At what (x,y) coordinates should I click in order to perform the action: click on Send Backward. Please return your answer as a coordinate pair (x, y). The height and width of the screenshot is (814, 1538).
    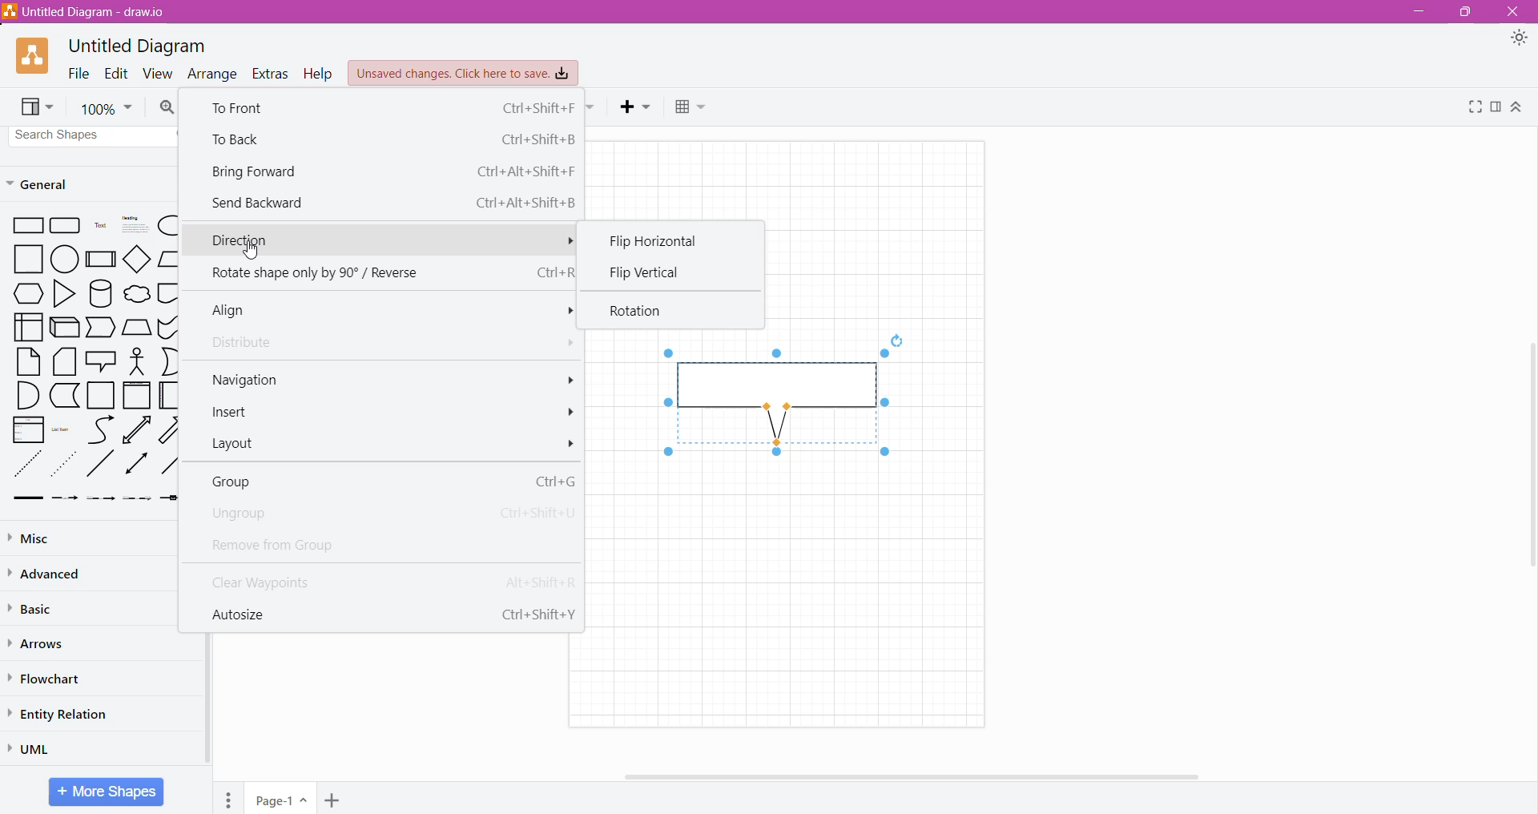
    Looking at the image, I should click on (392, 202).